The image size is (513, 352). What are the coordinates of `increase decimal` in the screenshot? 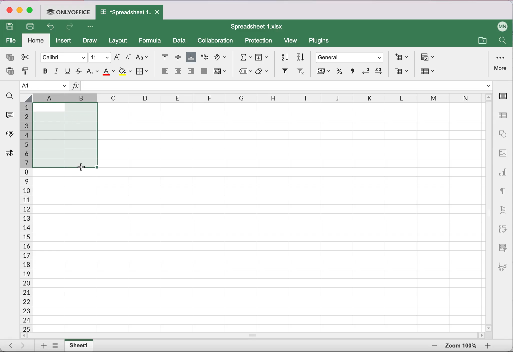 It's located at (380, 72).